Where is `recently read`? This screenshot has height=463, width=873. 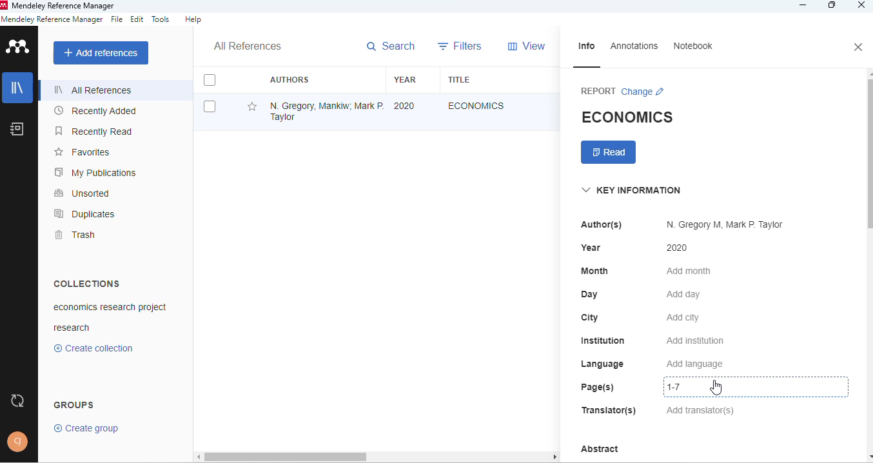 recently read is located at coordinates (94, 131).